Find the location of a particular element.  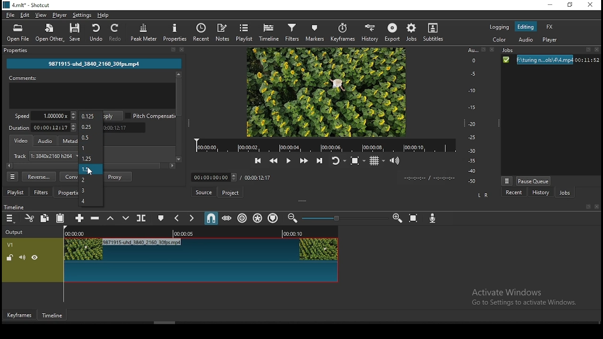

reverse is located at coordinates (39, 177).